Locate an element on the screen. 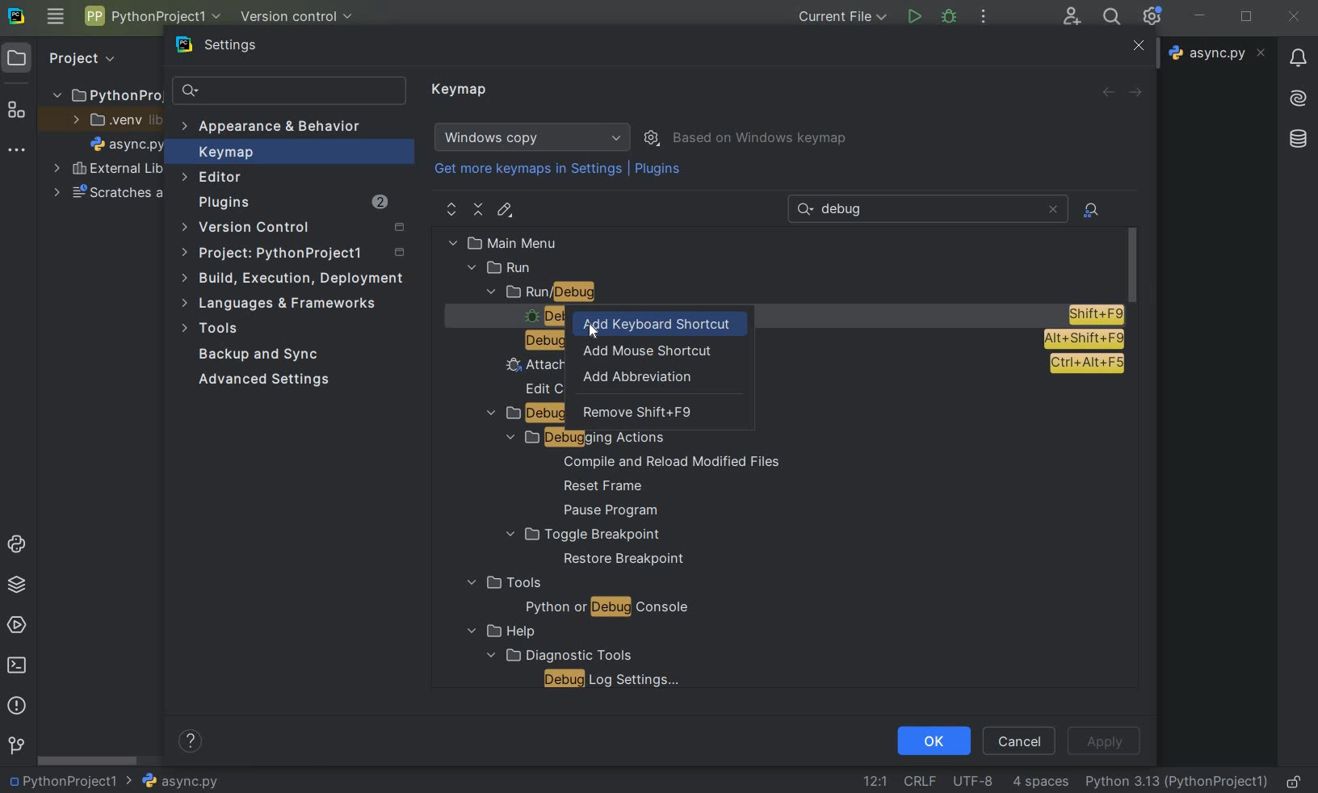 This screenshot has width=1318, height=793. AIt+Shift+F9 is located at coordinates (1084, 339).